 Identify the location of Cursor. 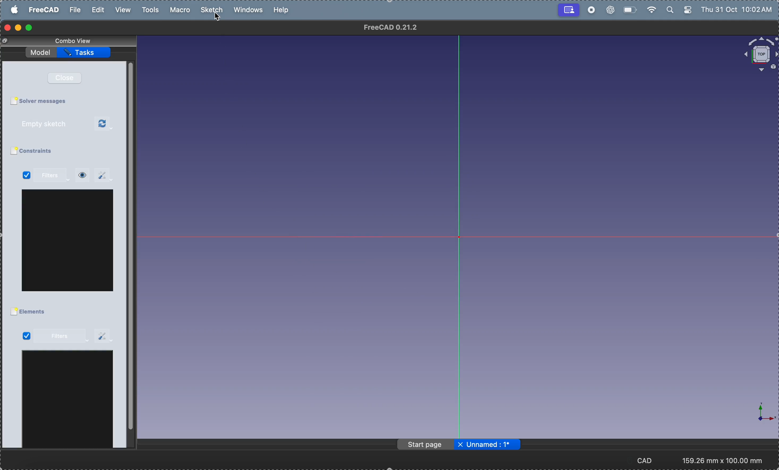
(218, 18).